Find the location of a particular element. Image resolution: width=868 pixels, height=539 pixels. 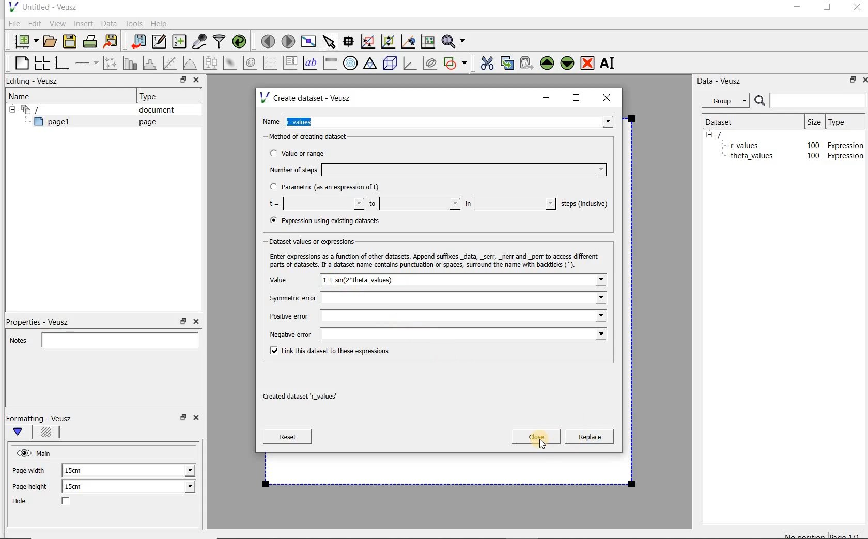

page1/1 is located at coordinates (849, 535).